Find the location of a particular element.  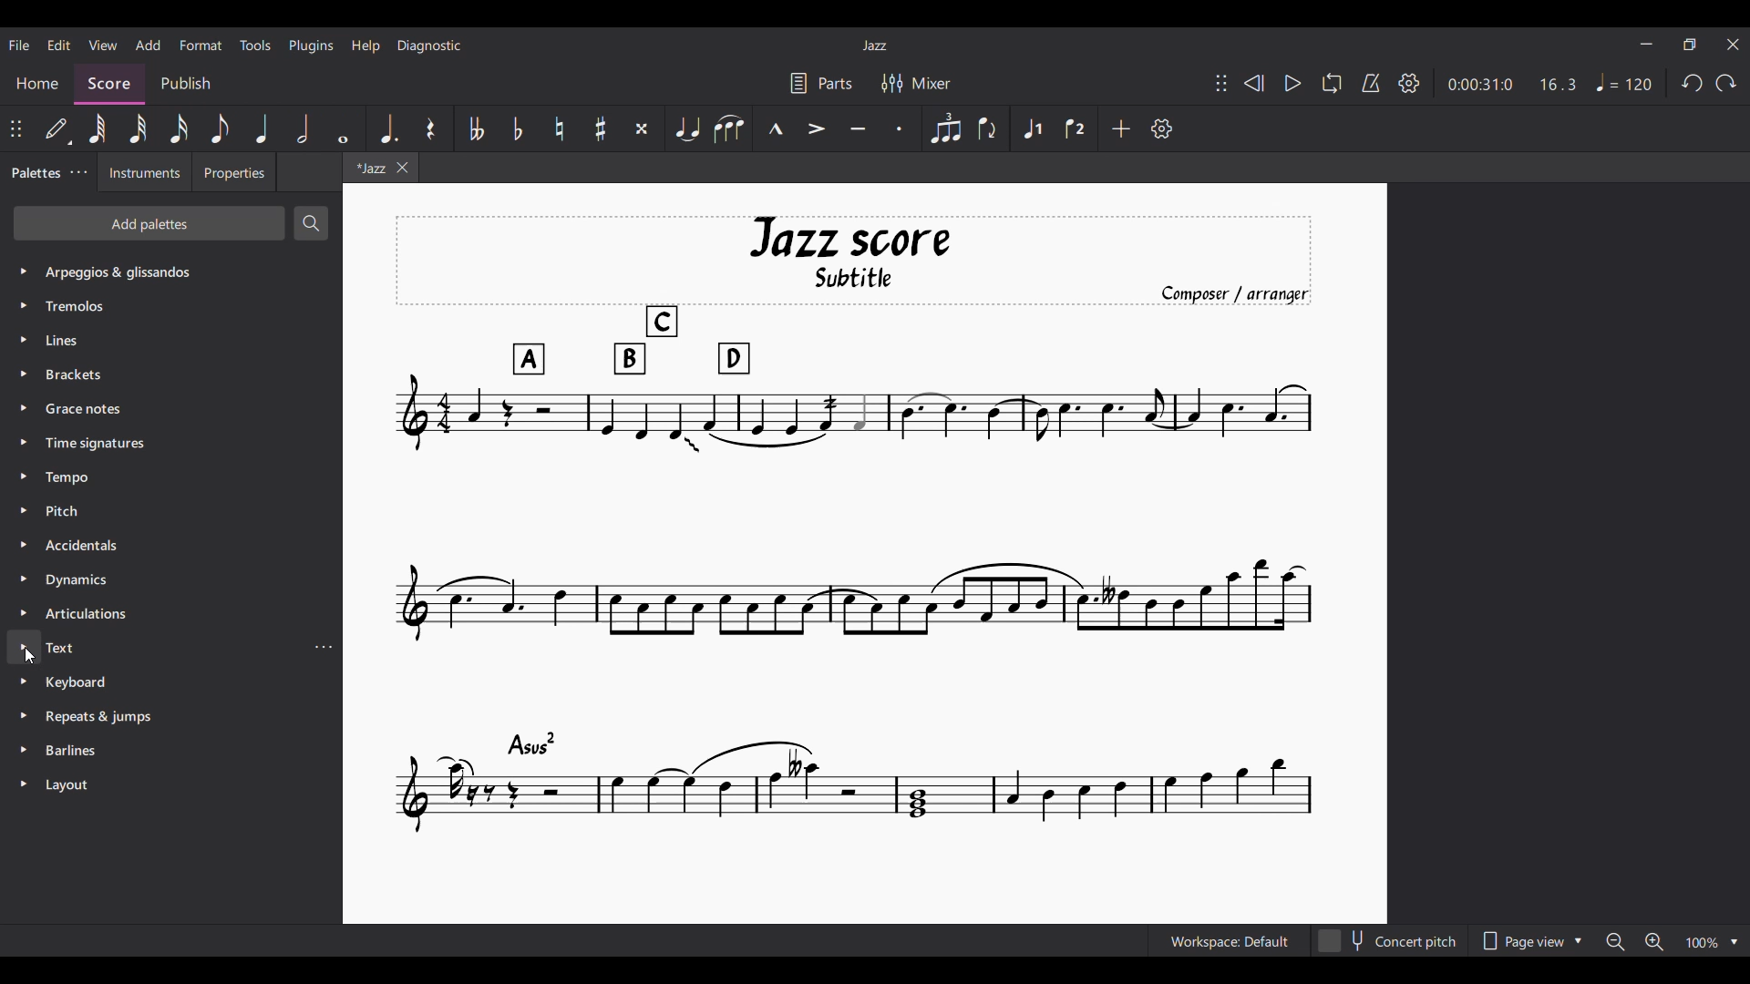

Expand is located at coordinates (26, 528).